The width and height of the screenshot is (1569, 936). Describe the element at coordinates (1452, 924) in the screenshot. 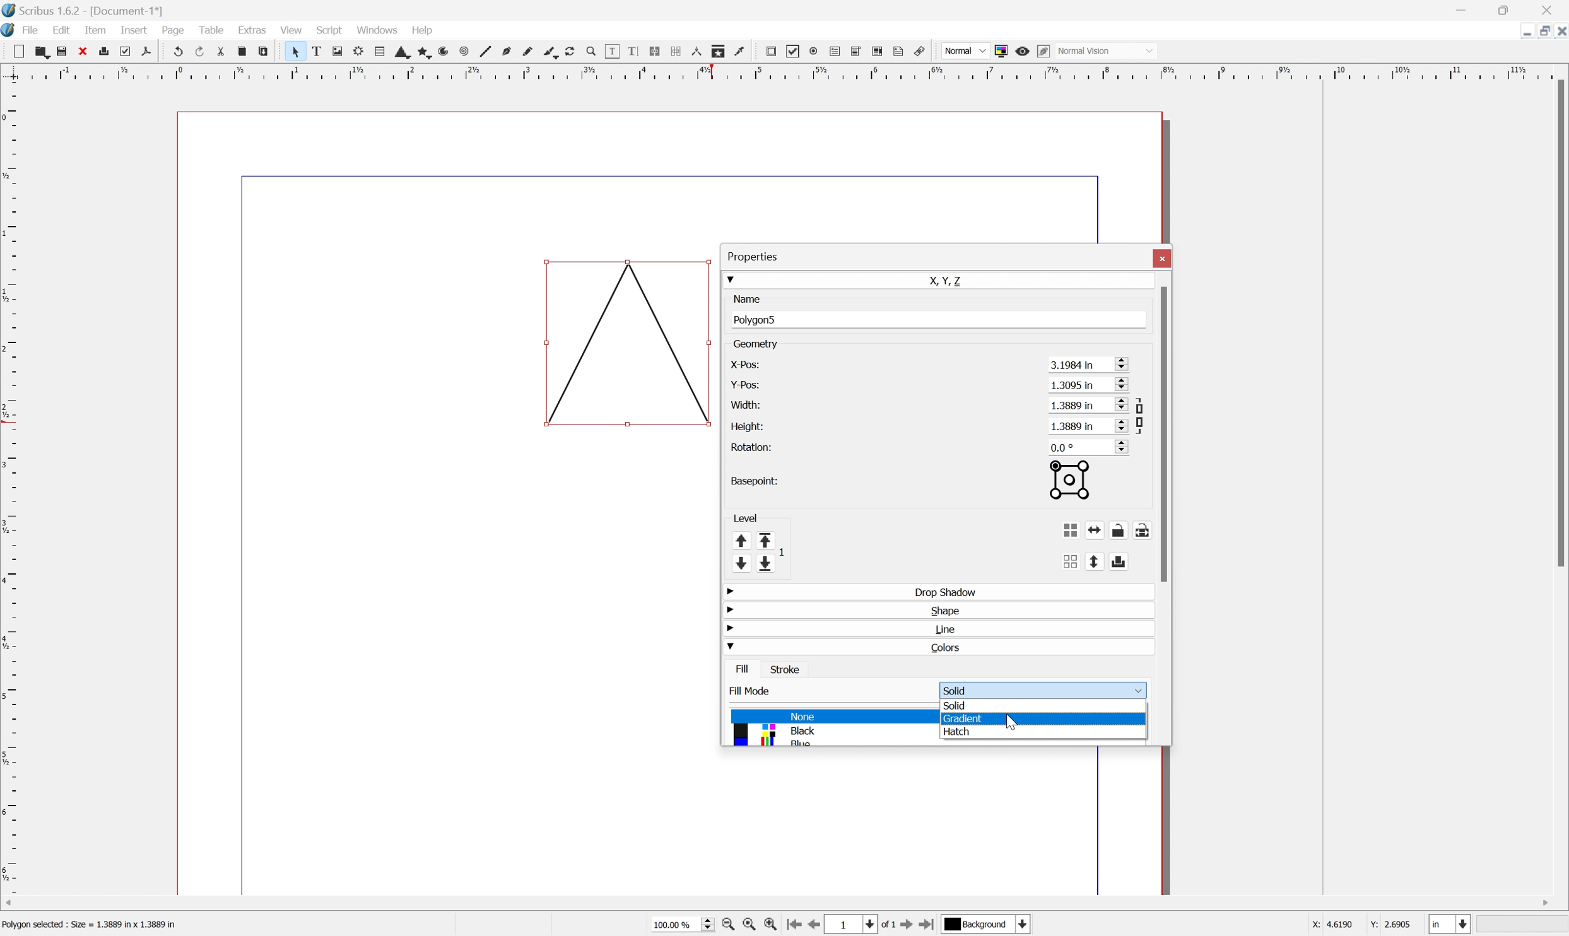

I see `Select current unit` at that location.